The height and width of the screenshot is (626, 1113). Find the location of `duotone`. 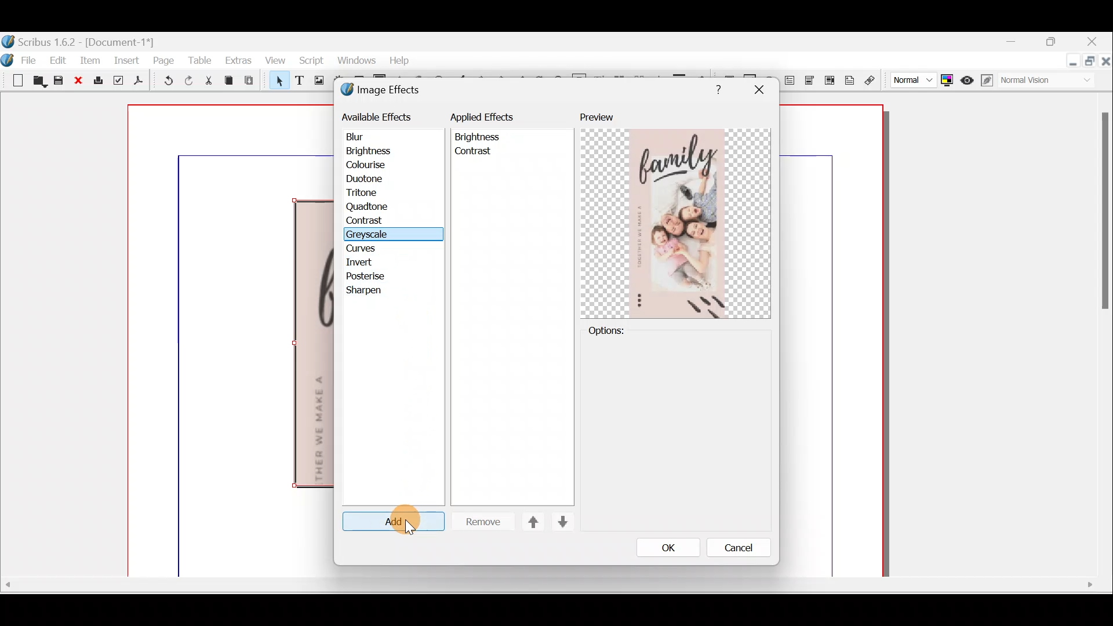

duotone is located at coordinates (381, 179).